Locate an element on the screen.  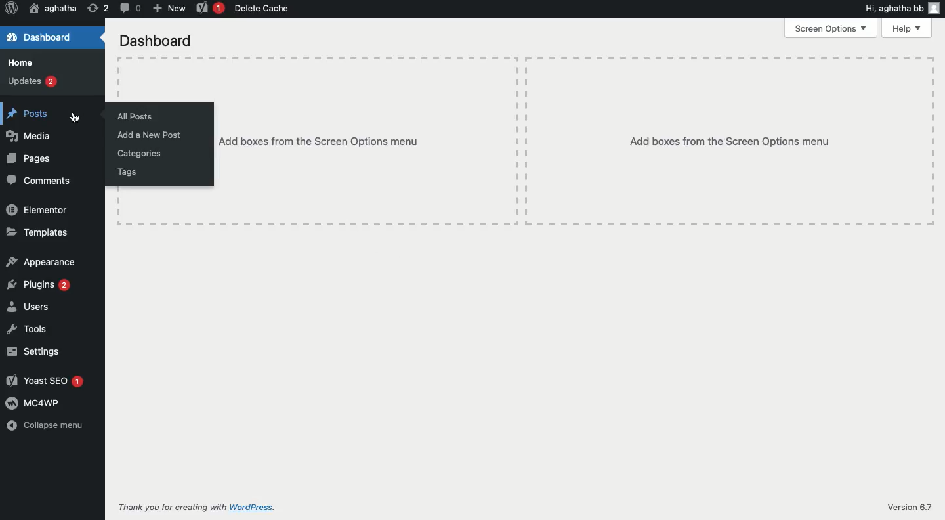
Media is located at coordinates (28, 135).